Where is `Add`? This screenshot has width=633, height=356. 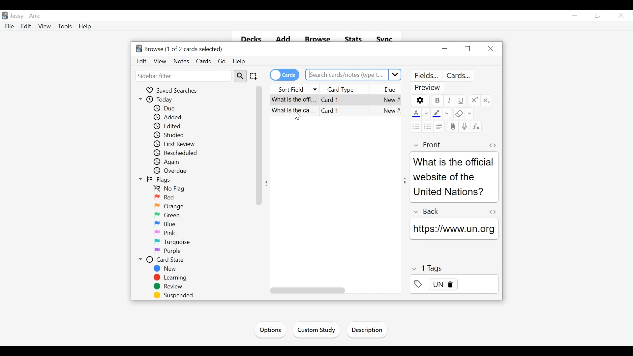
Add is located at coordinates (282, 40).